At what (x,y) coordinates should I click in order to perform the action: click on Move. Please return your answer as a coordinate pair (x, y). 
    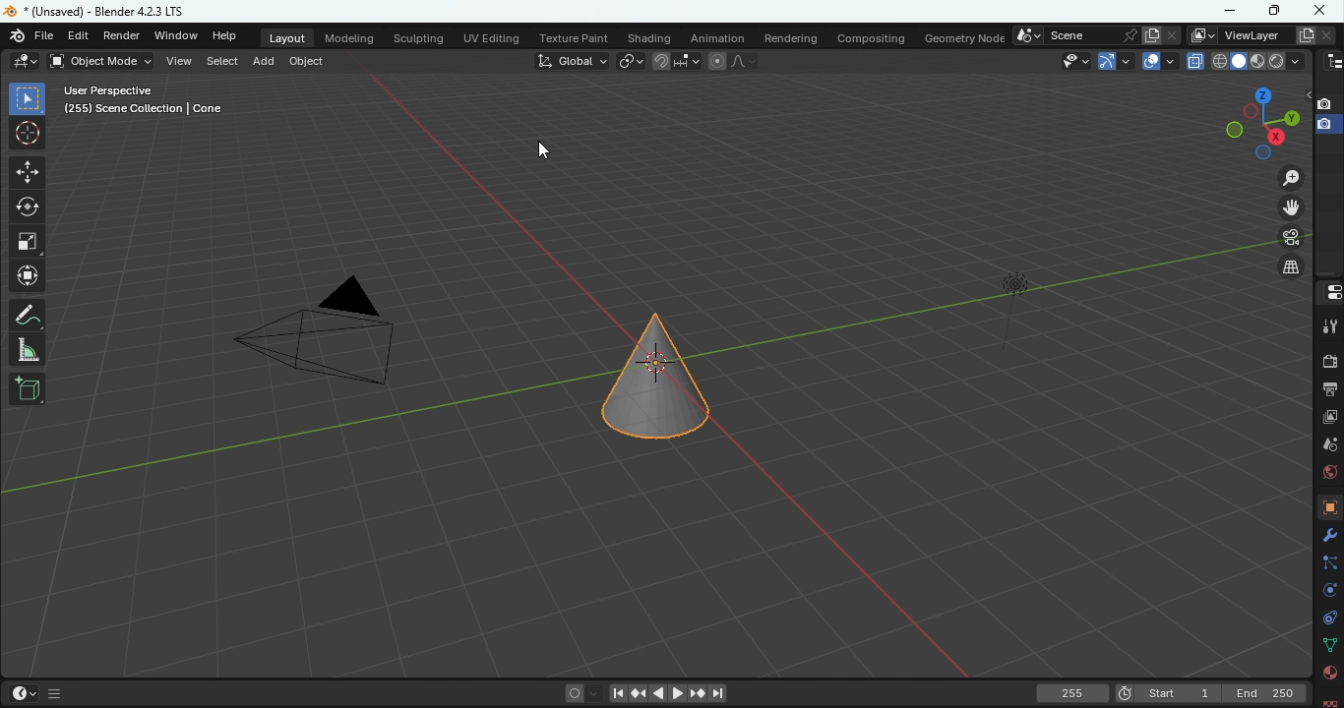
    Looking at the image, I should click on (29, 174).